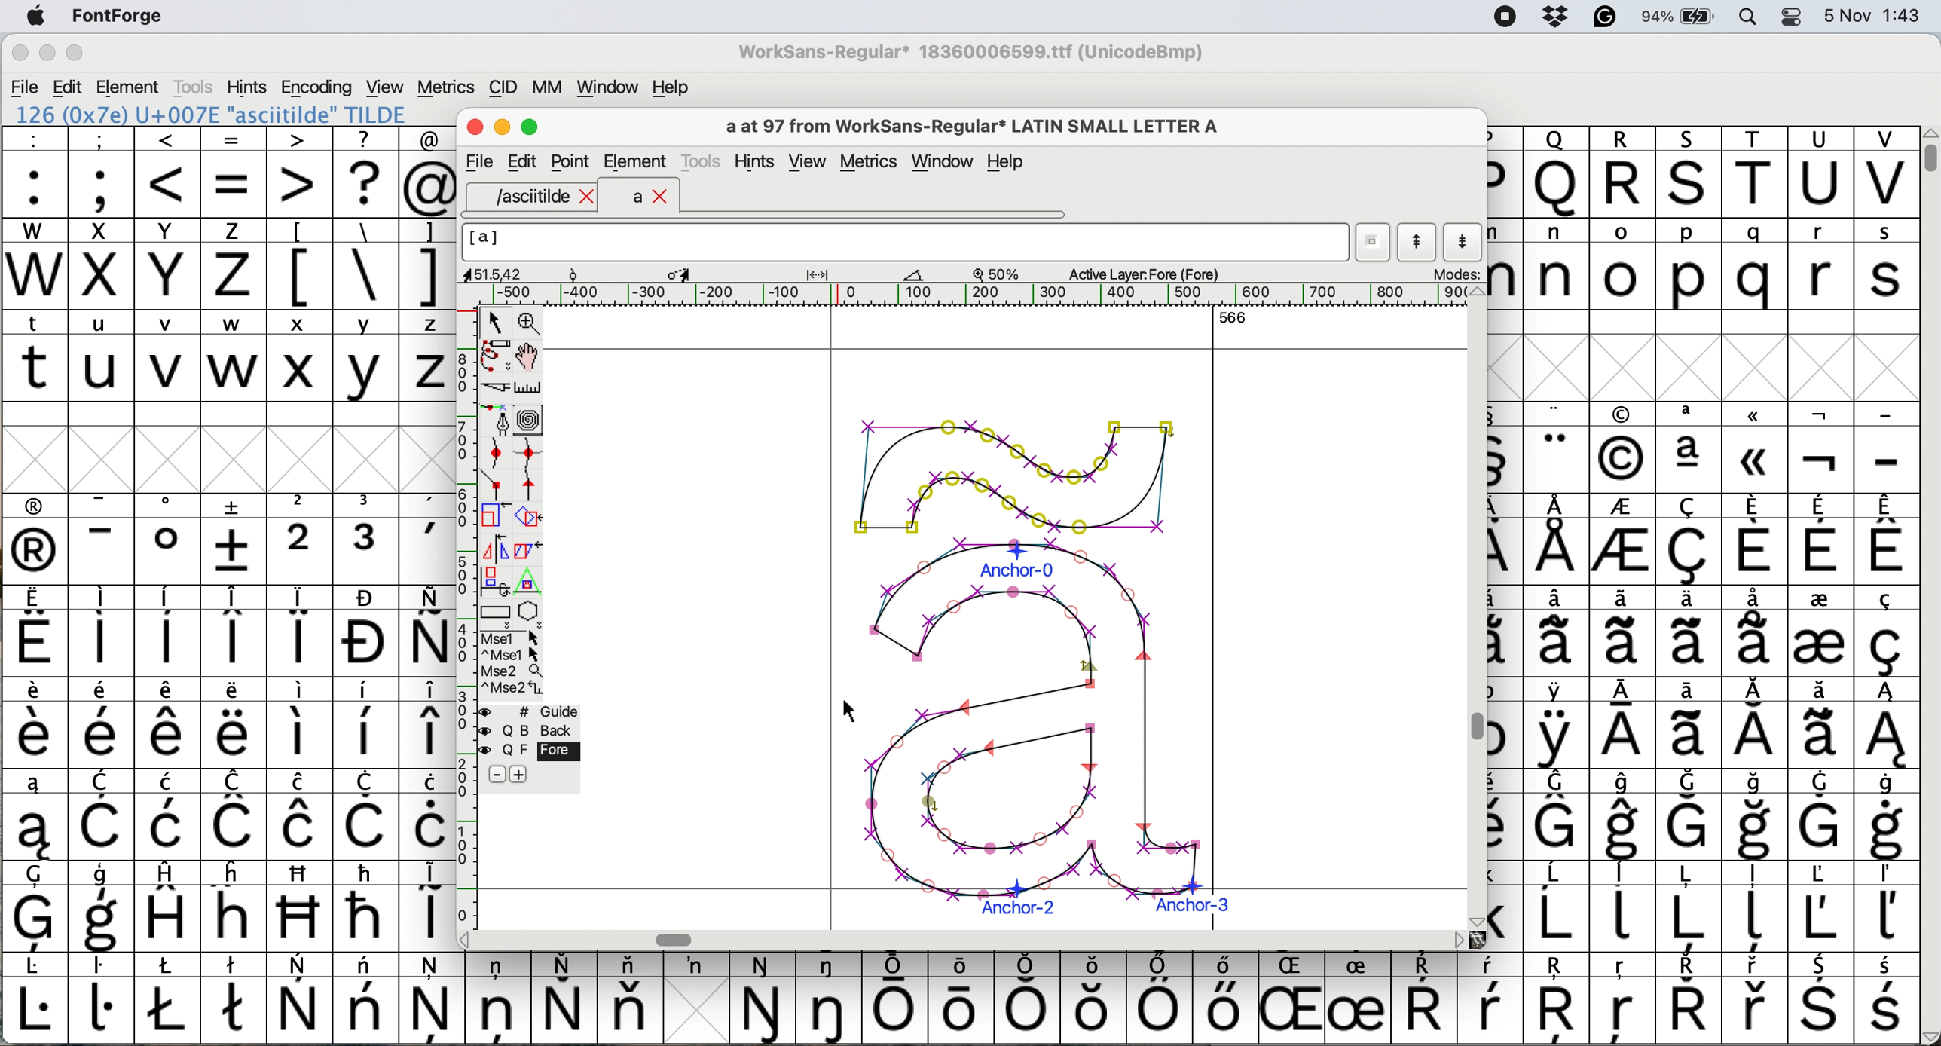 The image size is (1941, 1046). Describe the element at coordinates (497, 320) in the screenshot. I see `select` at that location.